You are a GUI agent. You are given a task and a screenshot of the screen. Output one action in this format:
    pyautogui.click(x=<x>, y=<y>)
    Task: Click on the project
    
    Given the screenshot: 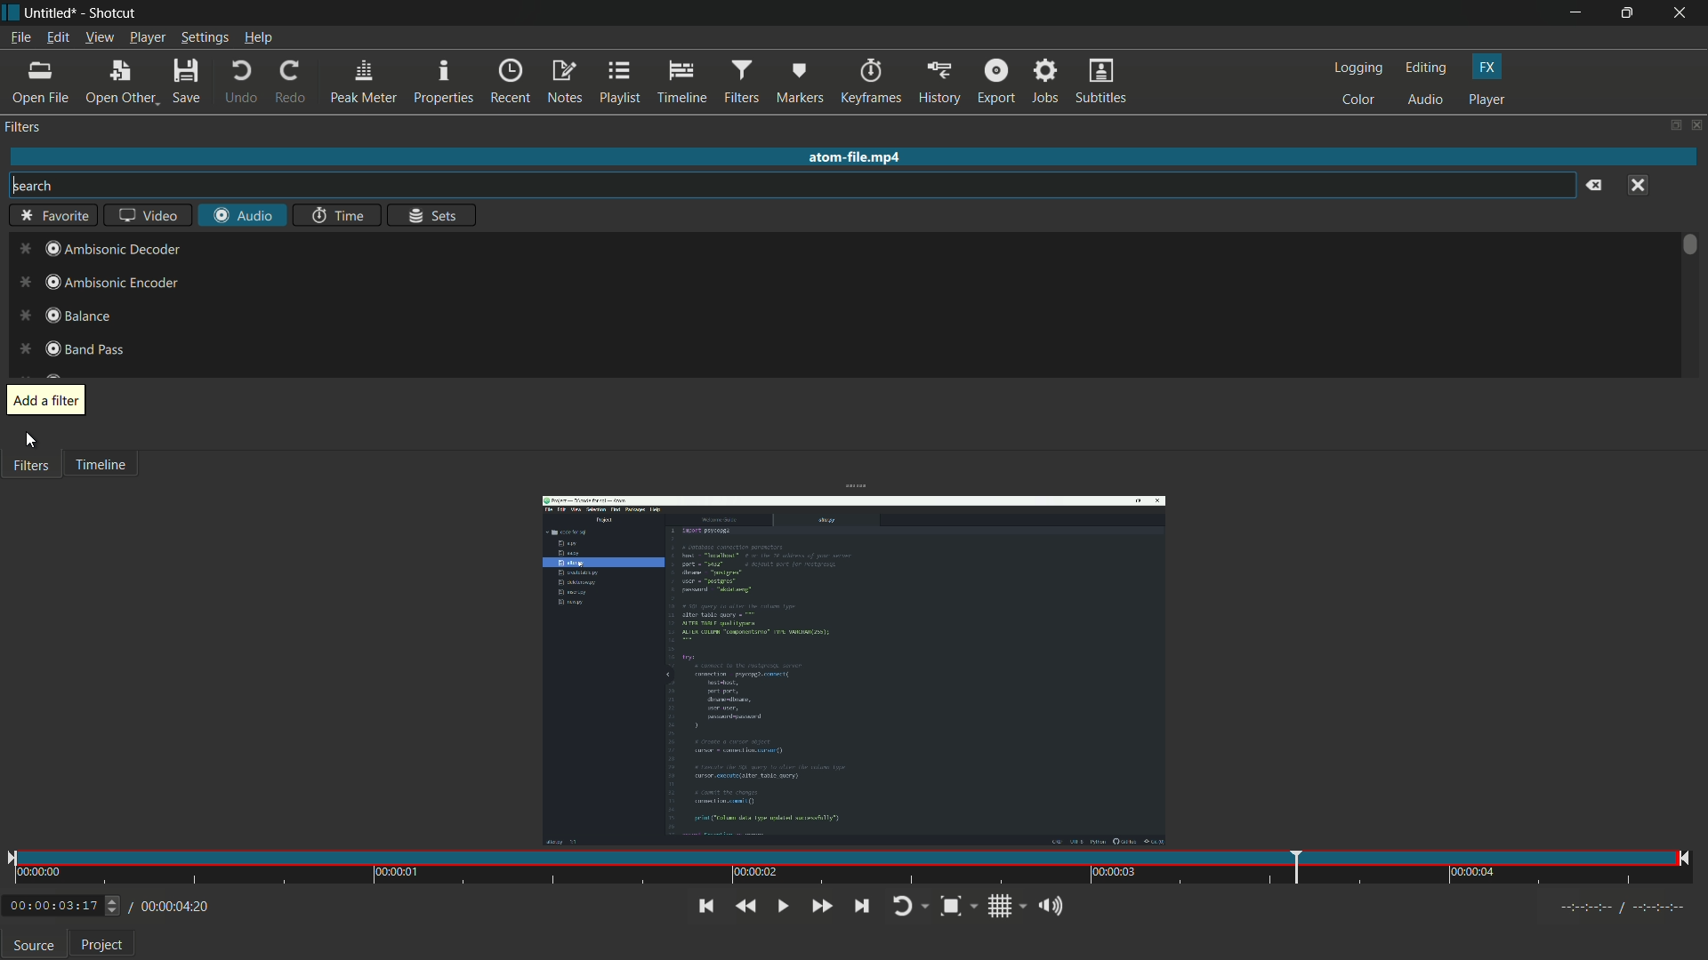 What is the action you would take?
    pyautogui.click(x=102, y=947)
    